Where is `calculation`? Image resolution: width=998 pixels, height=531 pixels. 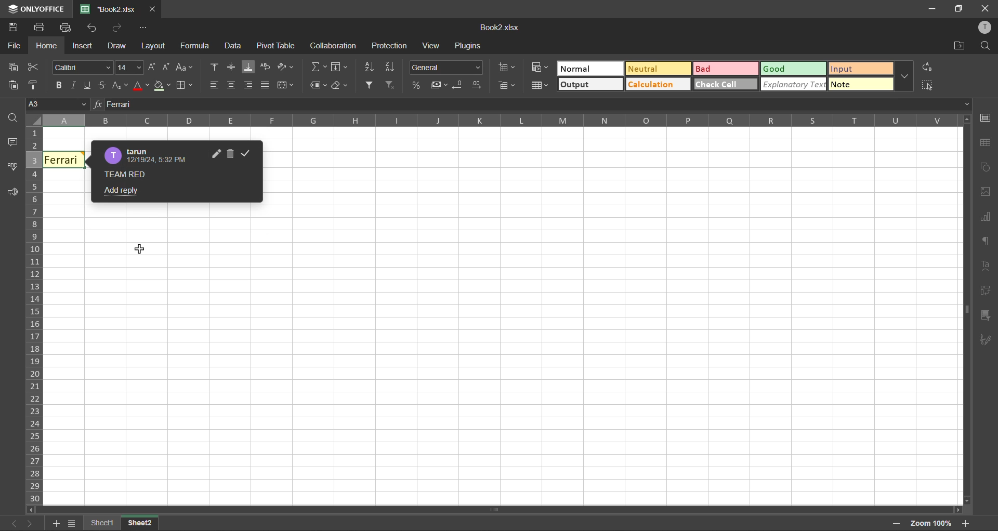 calculation is located at coordinates (655, 85).